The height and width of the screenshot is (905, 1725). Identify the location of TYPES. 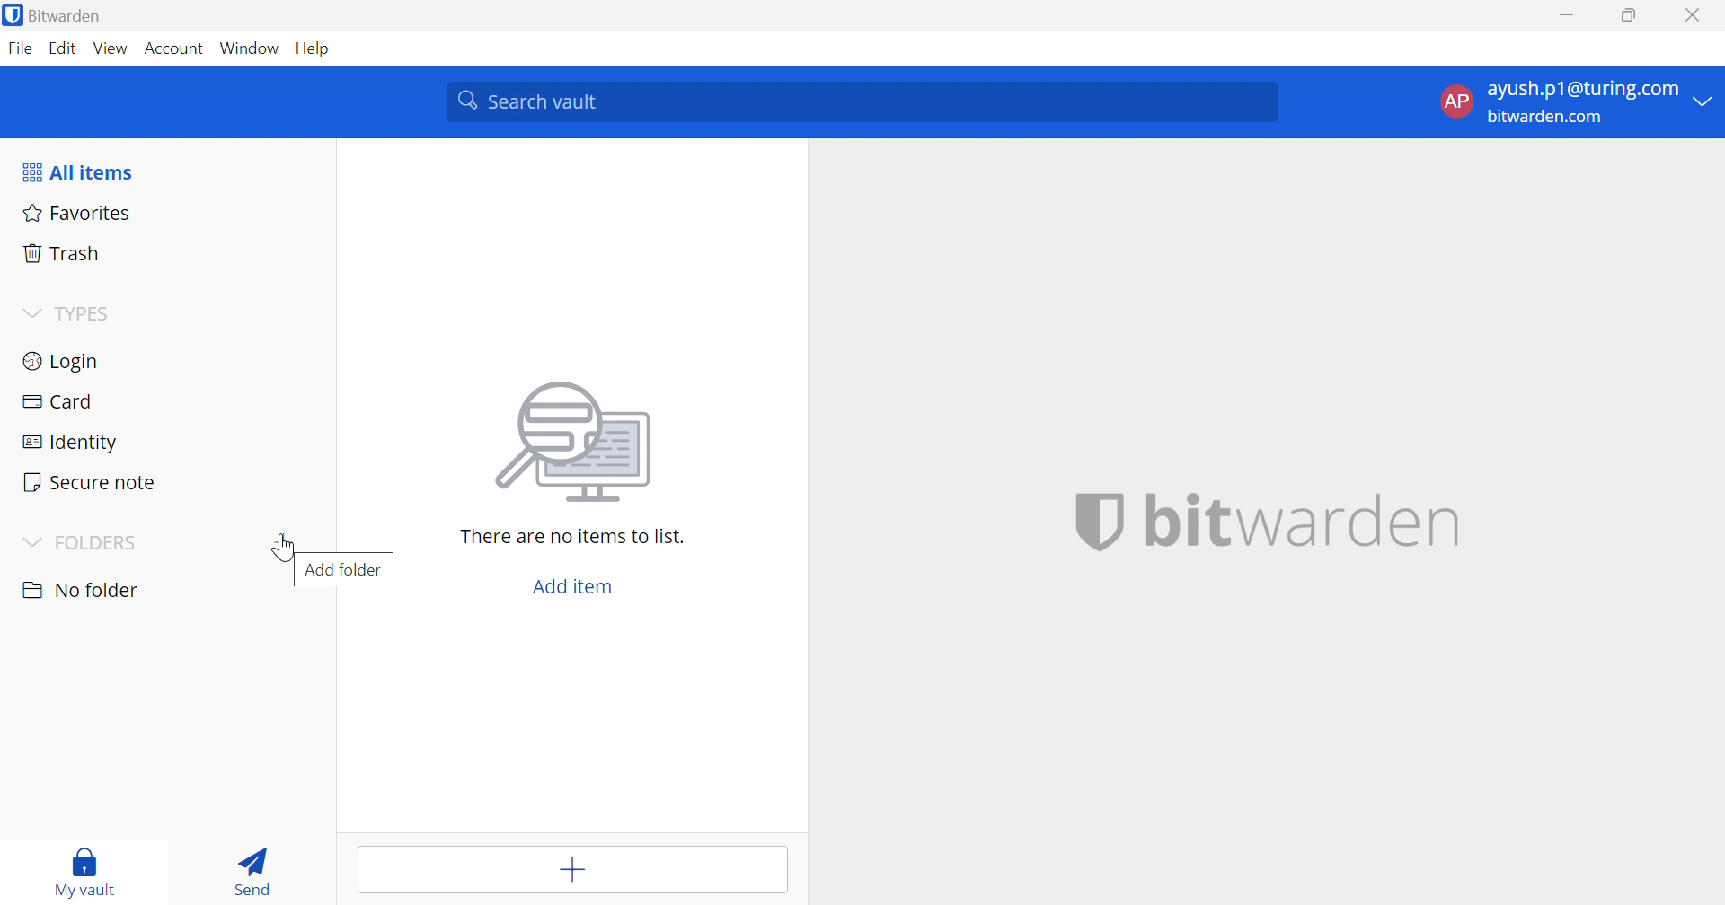
(84, 312).